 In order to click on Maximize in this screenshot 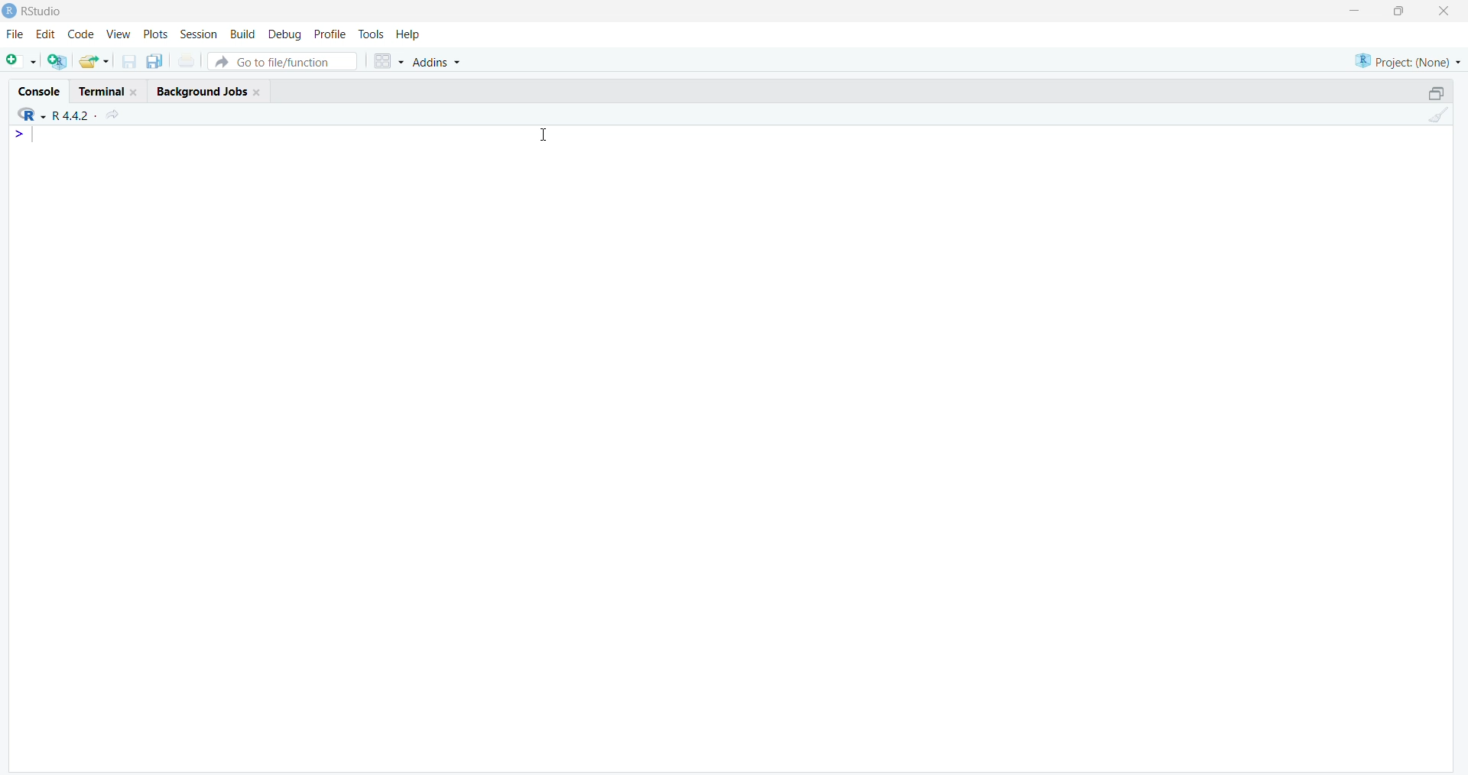, I will do `click(1399, 11)`.